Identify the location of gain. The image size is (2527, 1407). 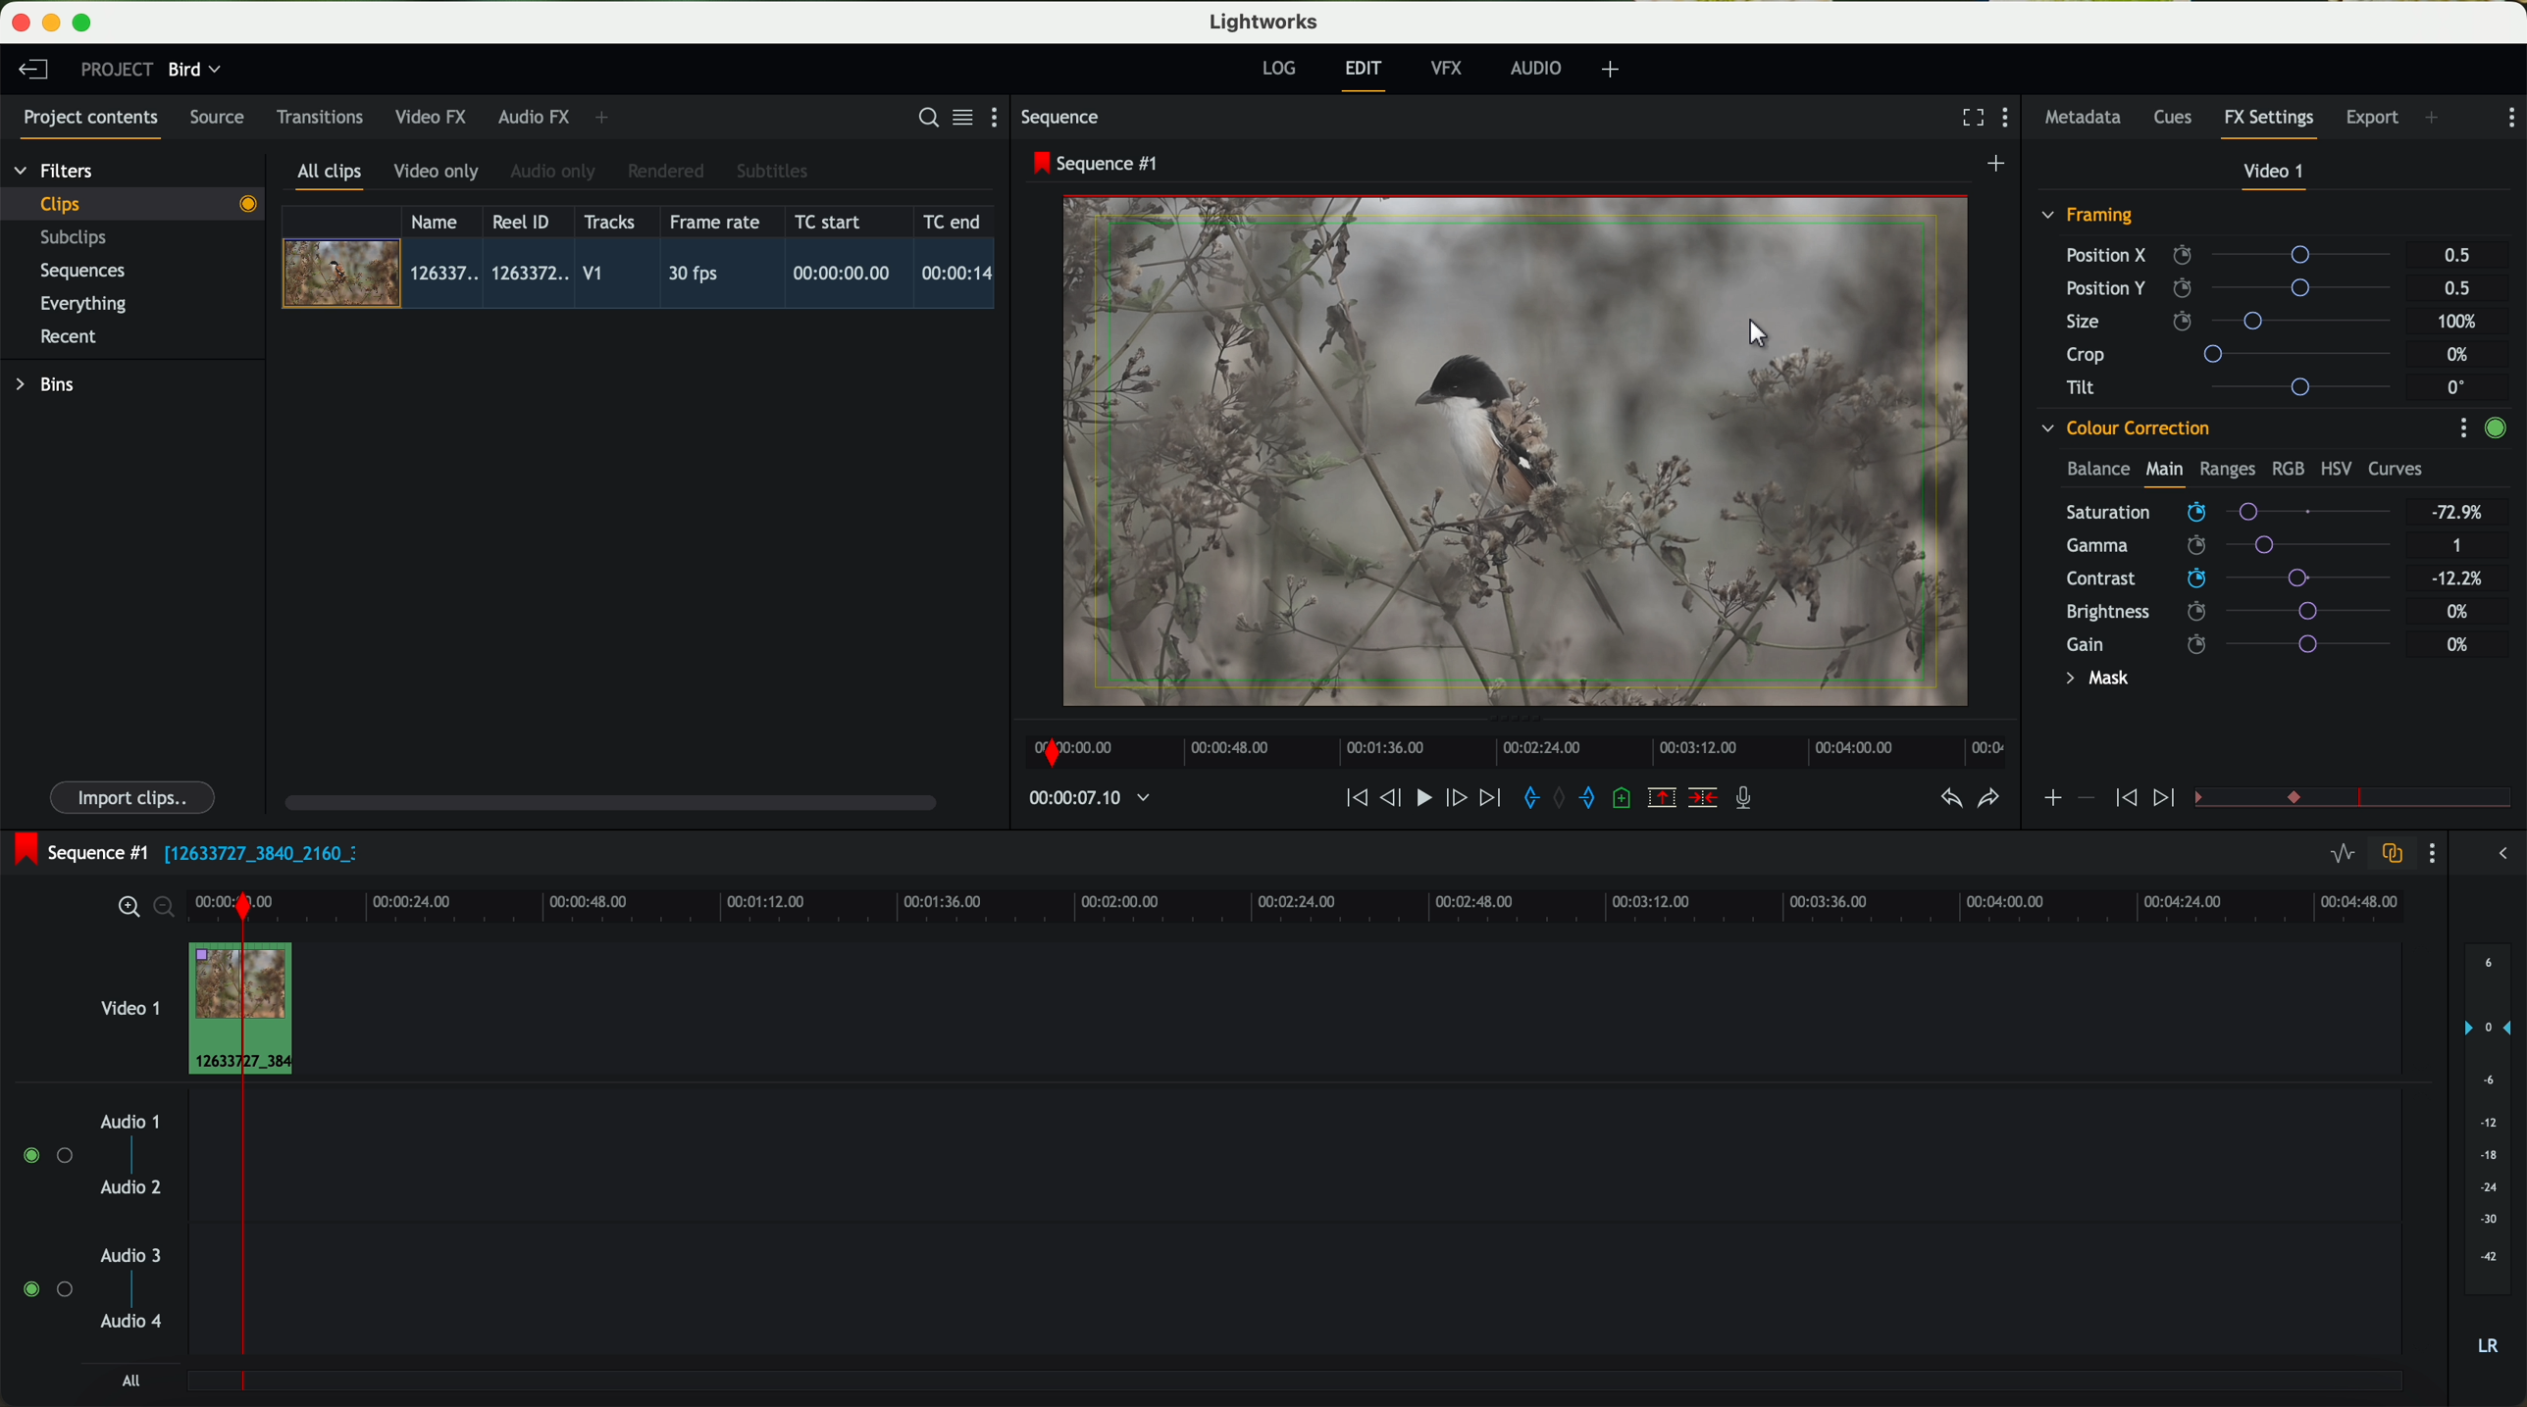
(2241, 643).